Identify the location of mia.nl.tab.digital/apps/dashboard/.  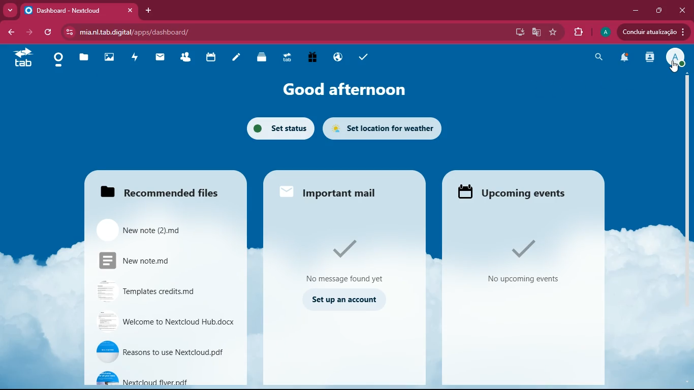
(138, 31).